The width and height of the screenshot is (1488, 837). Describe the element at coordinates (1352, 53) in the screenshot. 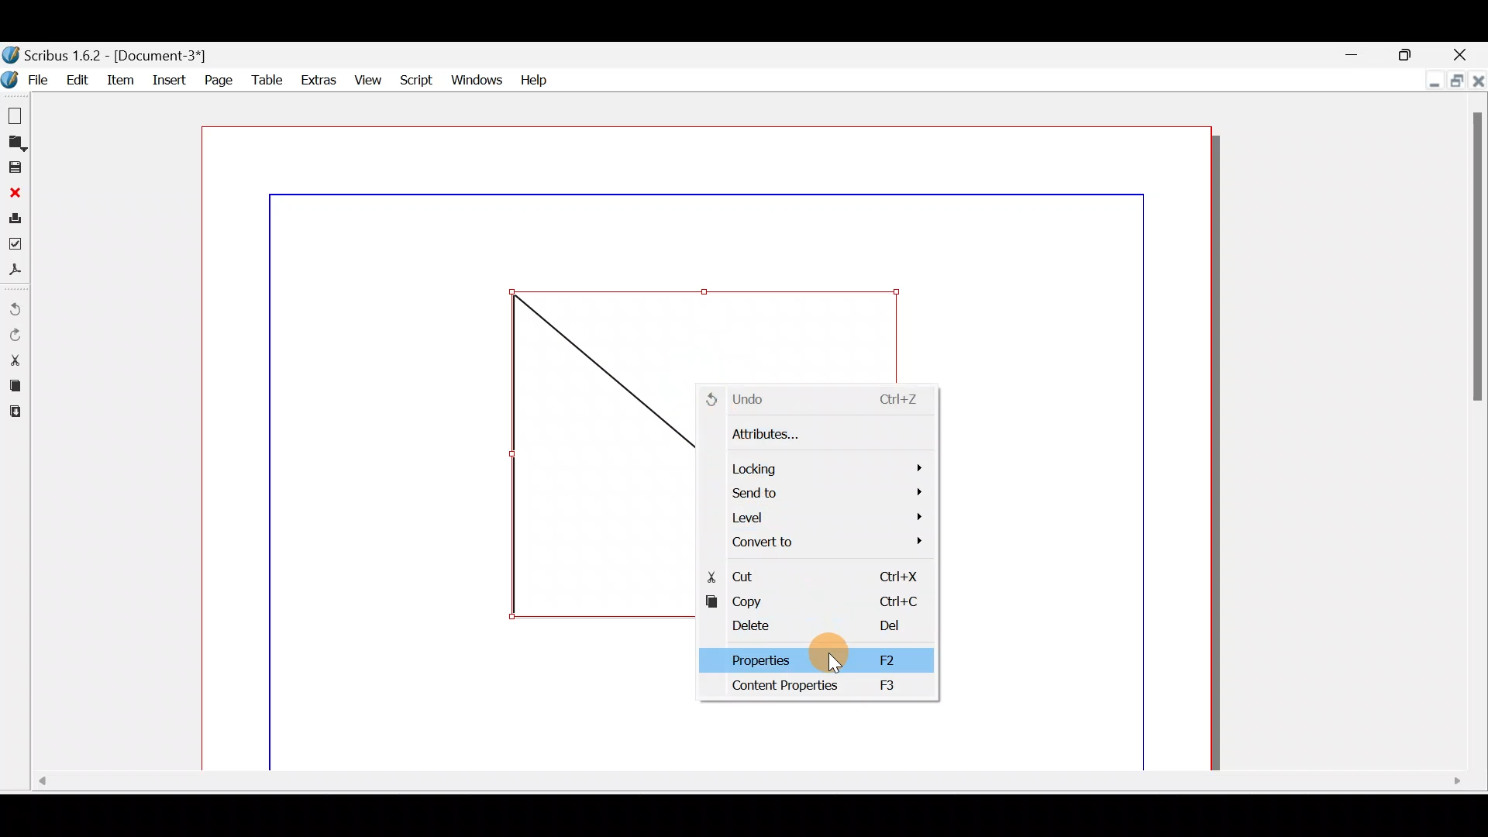

I see `Minimise` at that location.